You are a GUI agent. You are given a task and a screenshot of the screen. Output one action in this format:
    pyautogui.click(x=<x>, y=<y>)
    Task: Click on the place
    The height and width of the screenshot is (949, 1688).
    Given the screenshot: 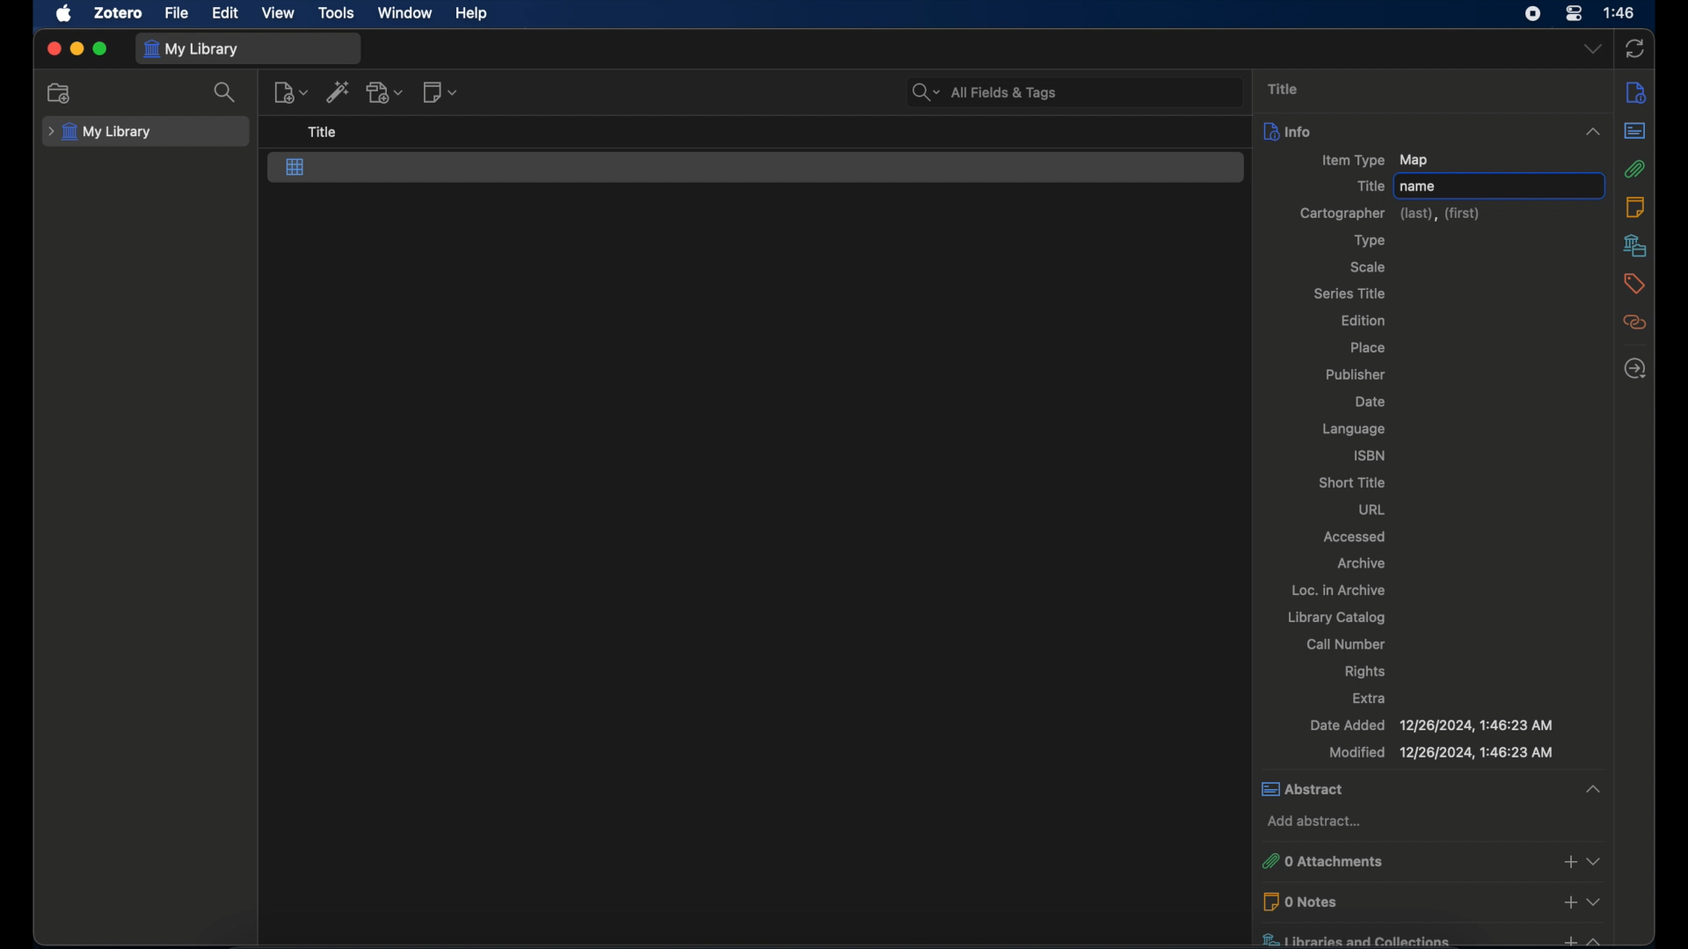 What is the action you would take?
    pyautogui.click(x=1368, y=348)
    